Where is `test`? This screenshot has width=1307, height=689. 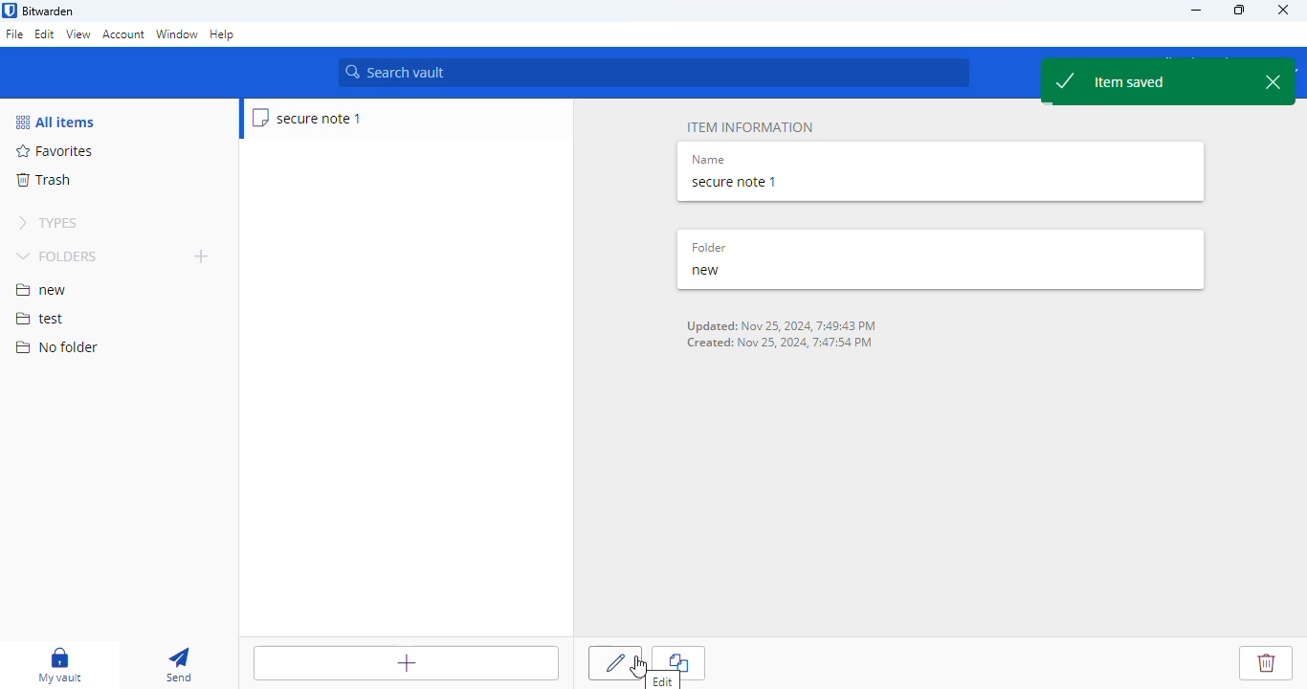 test is located at coordinates (40, 320).